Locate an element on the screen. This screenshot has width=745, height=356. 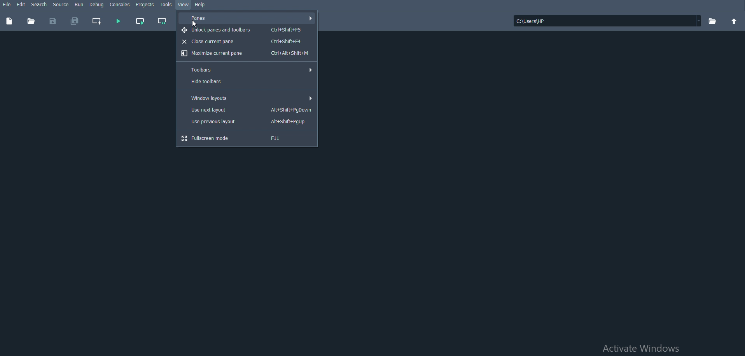
Search is located at coordinates (39, 4).